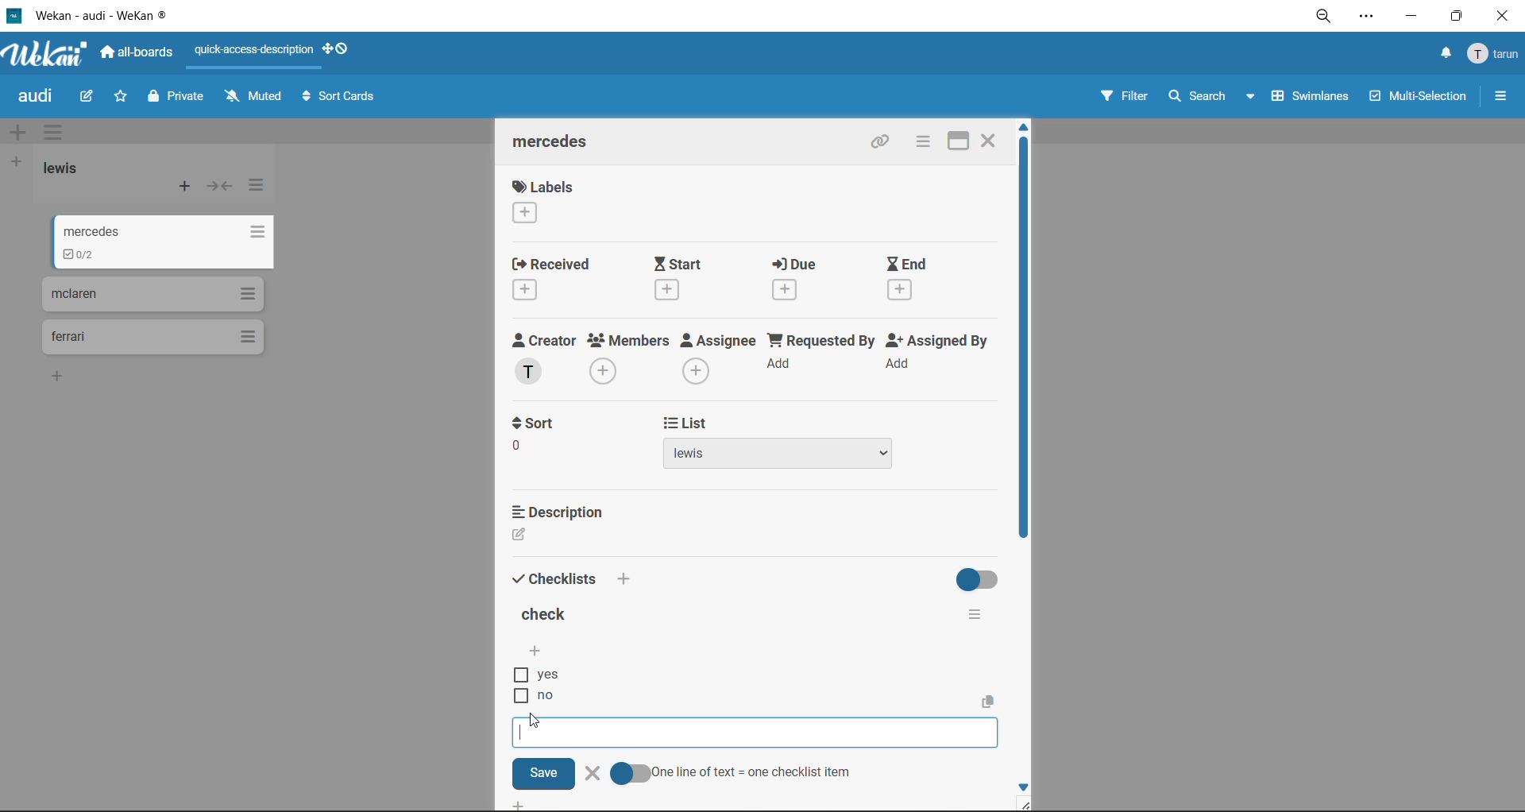  I want to click on show desktop drag handles, so click(341, 51).